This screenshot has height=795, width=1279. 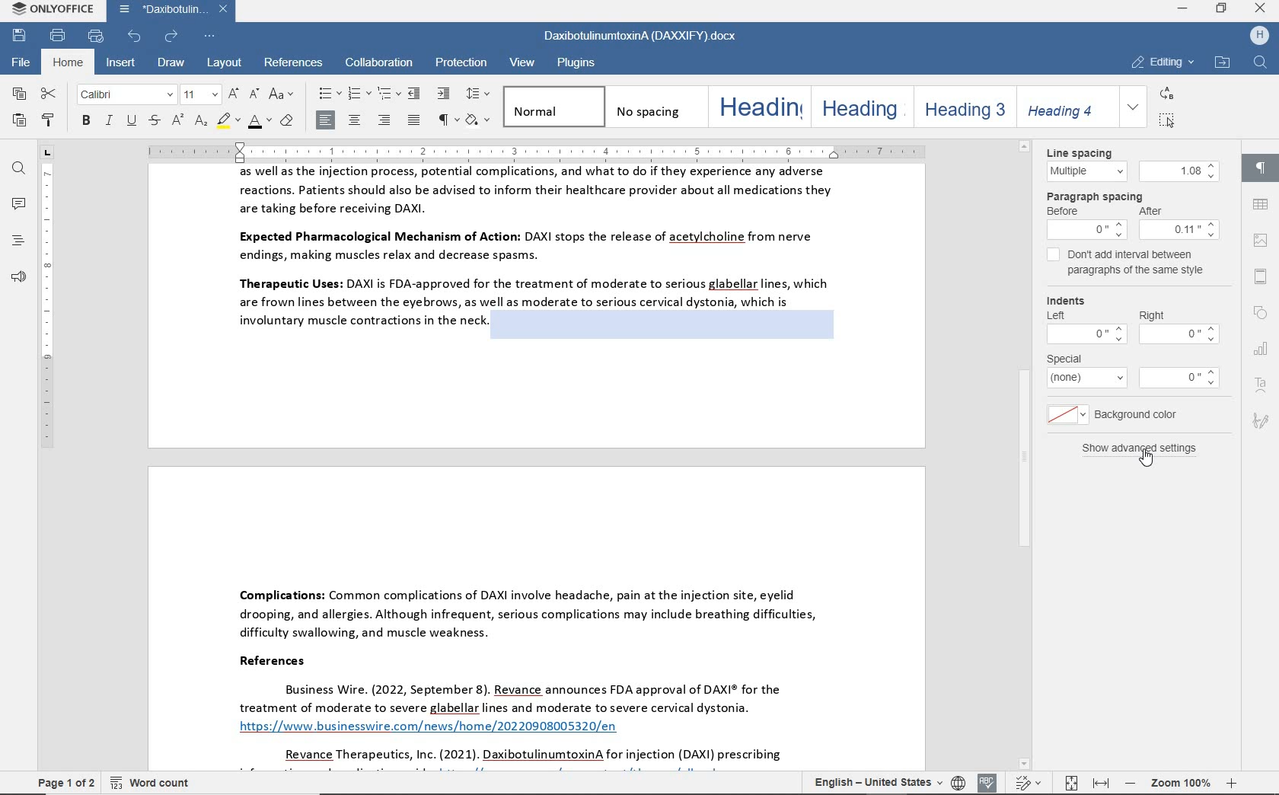 I want to click on view, so click(x=524, y=64).